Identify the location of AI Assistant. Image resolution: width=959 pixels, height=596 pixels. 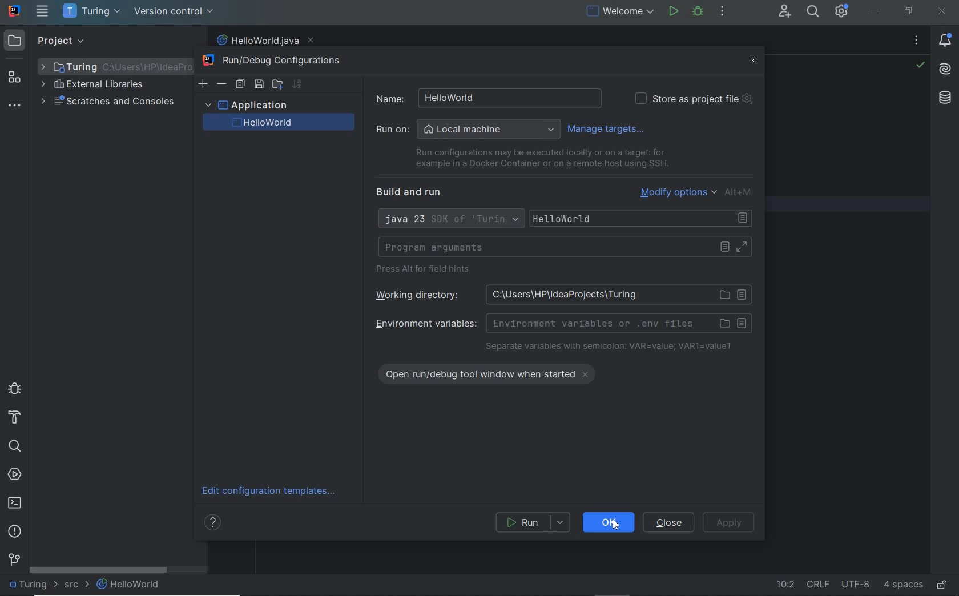
(945, 71).